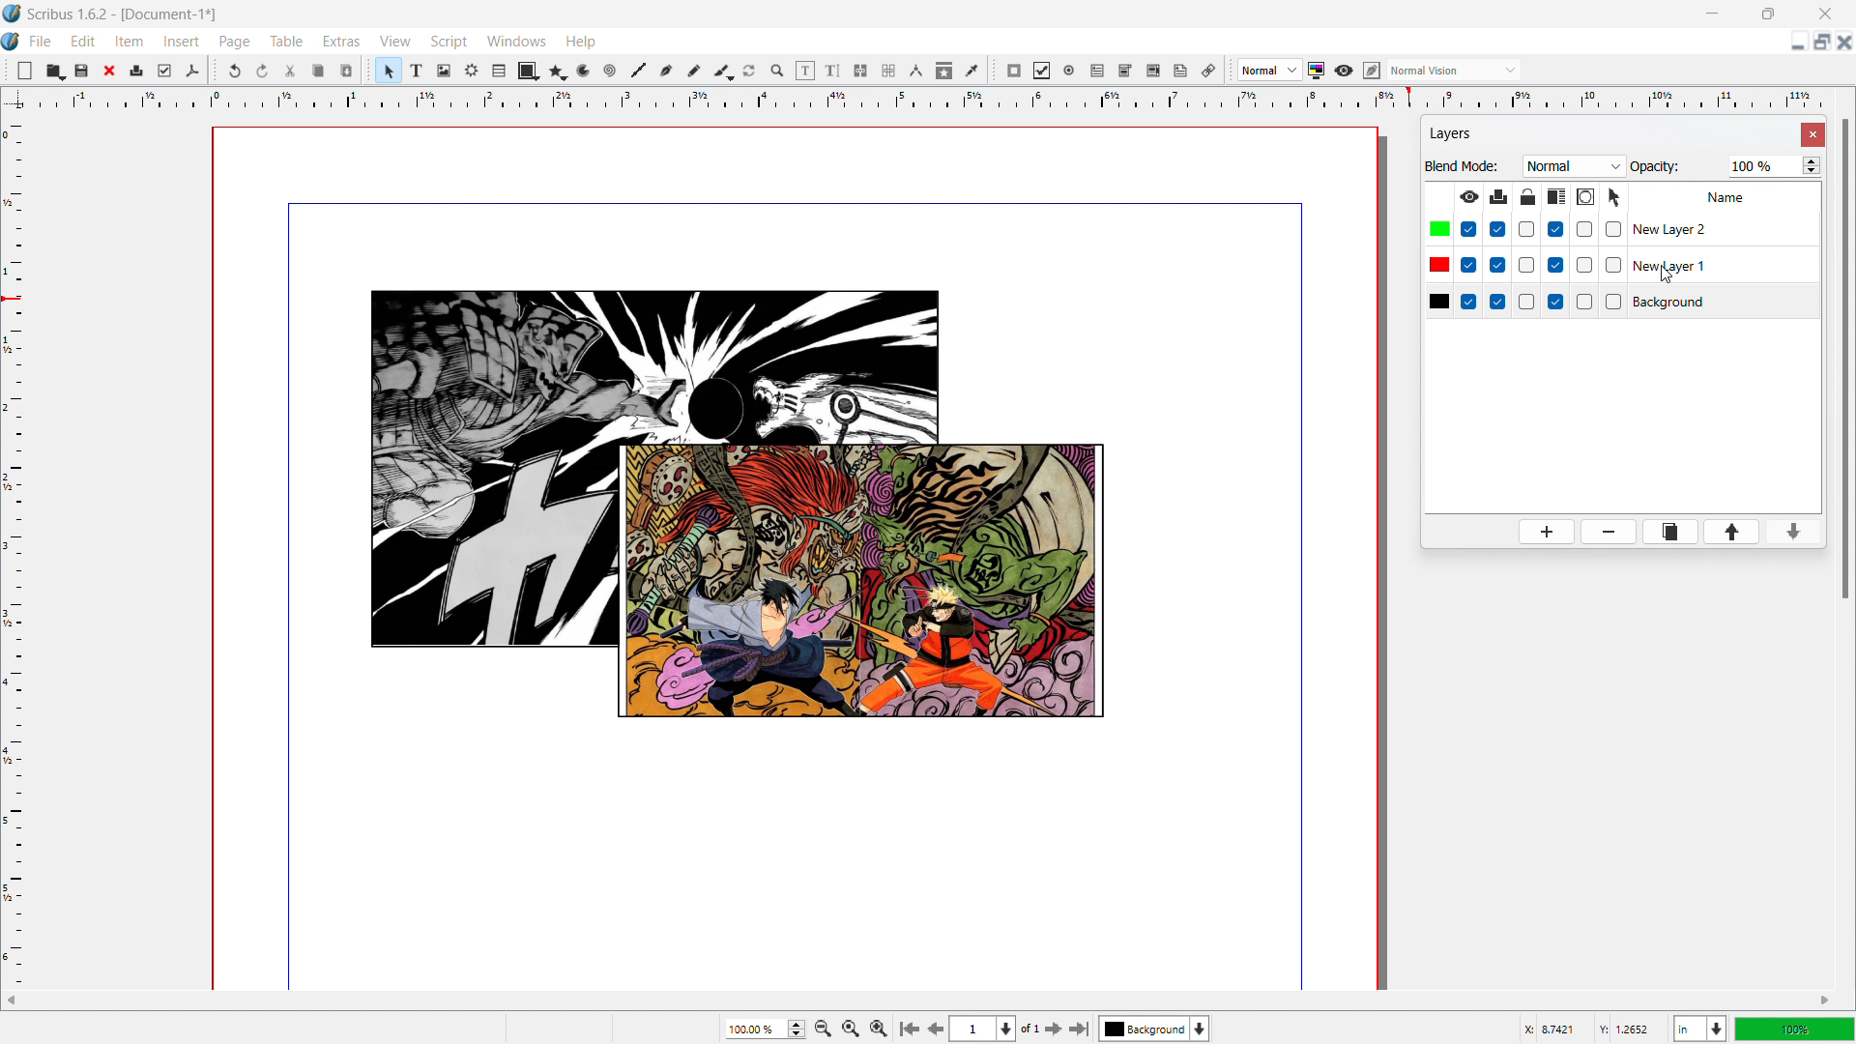  What do you see at coordinates (741, 507) in the screenshot?
I see `objects` at bounding box center [741, 507].